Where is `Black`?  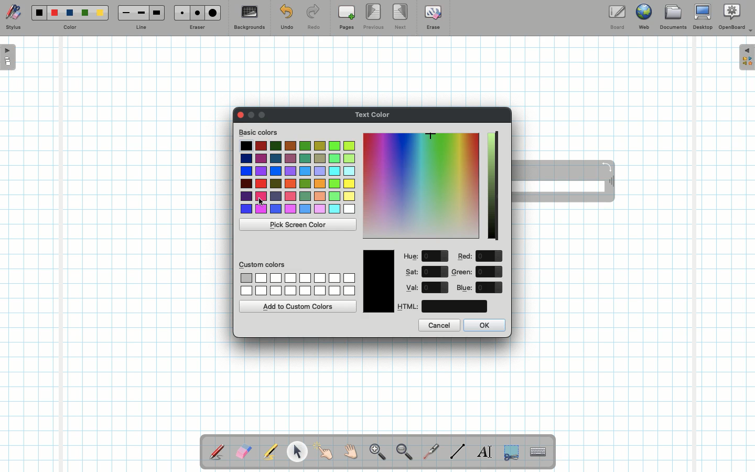 Black is located at coordinates (38, 13).